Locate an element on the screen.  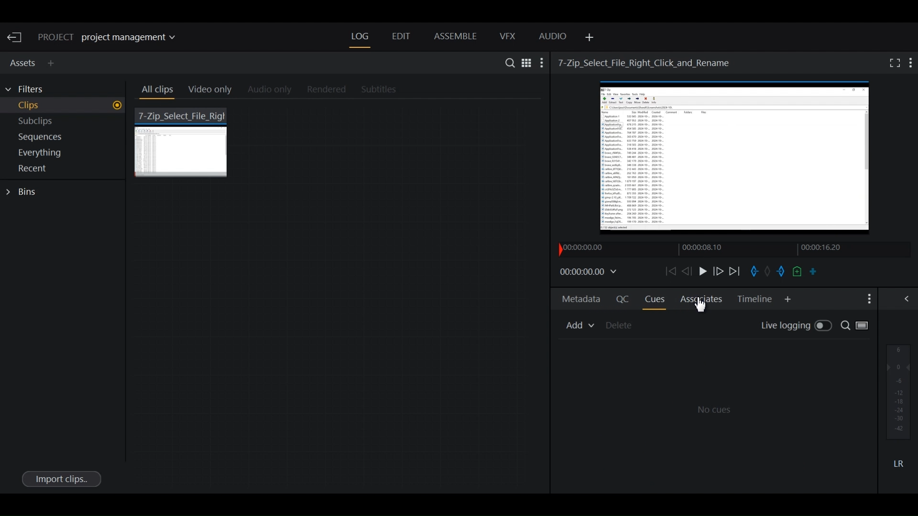
7 zip is located at coordinates (183, 141).